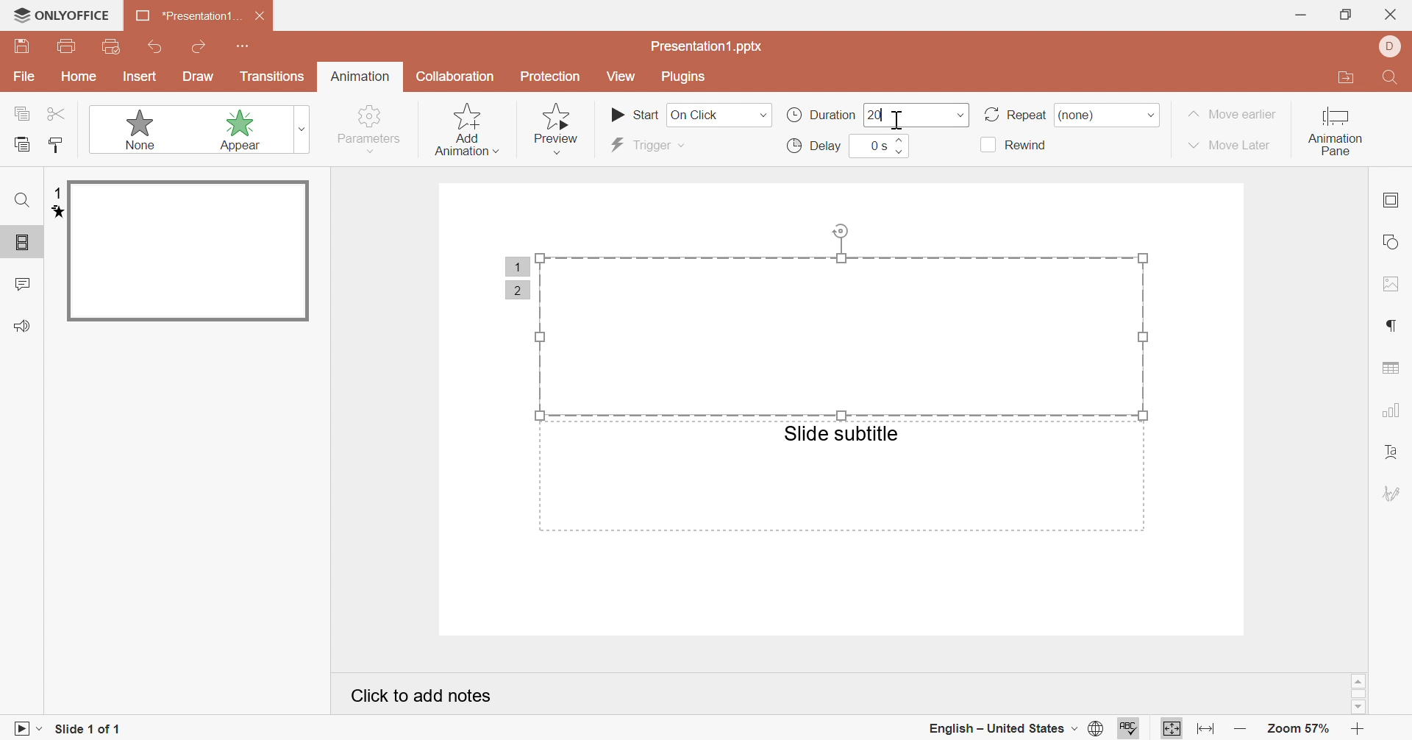 This screenshot has width=1412, height=740. What do you see at coordinates (1241, 730) in the screenshot?
I see `zoom out` at bounding box center [1241, 730].